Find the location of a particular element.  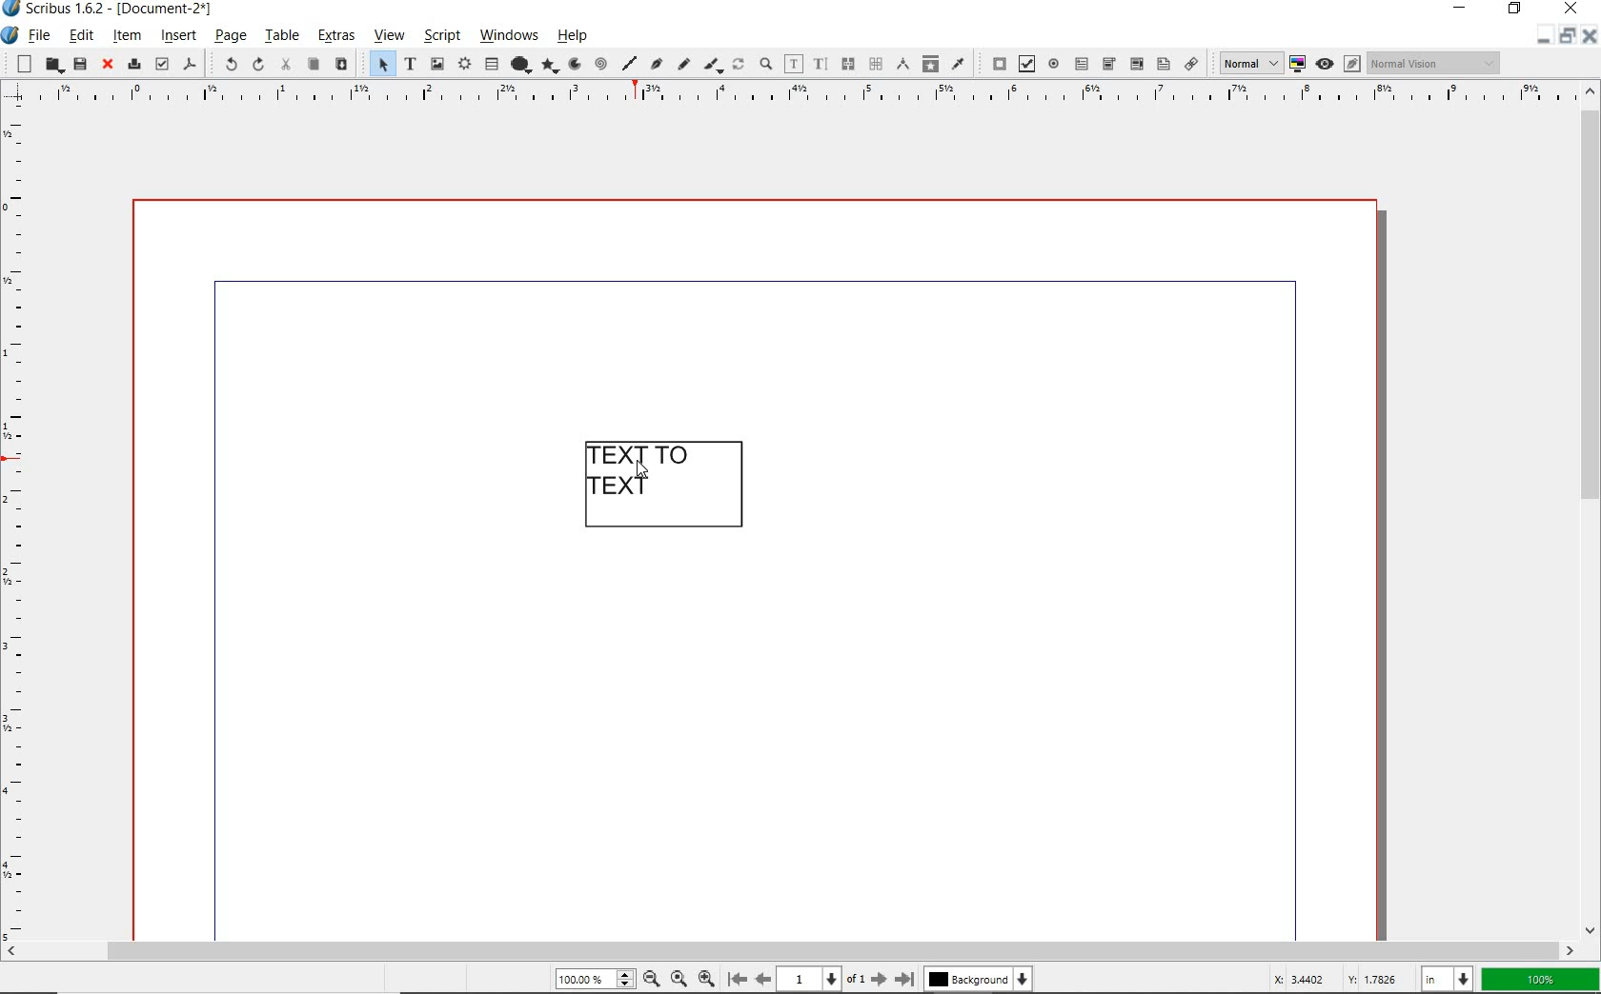

paste is located at coordinates (341, 64).